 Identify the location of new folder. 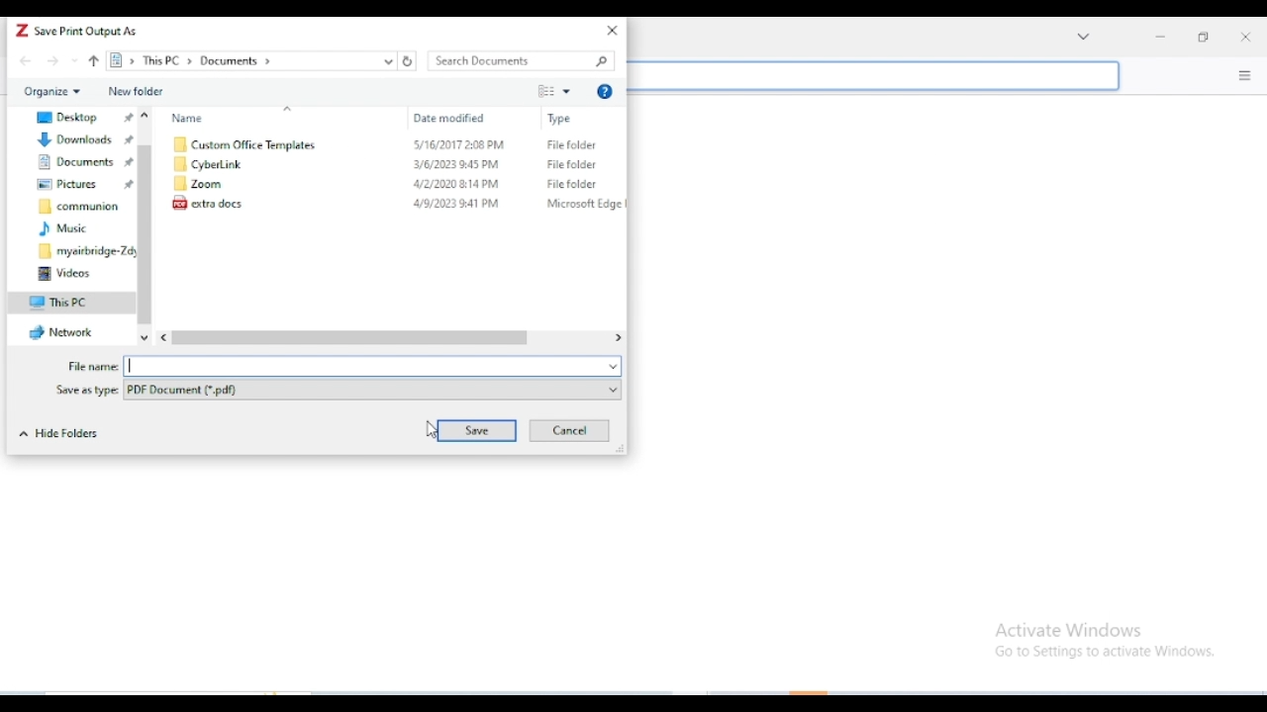
(137, 92).